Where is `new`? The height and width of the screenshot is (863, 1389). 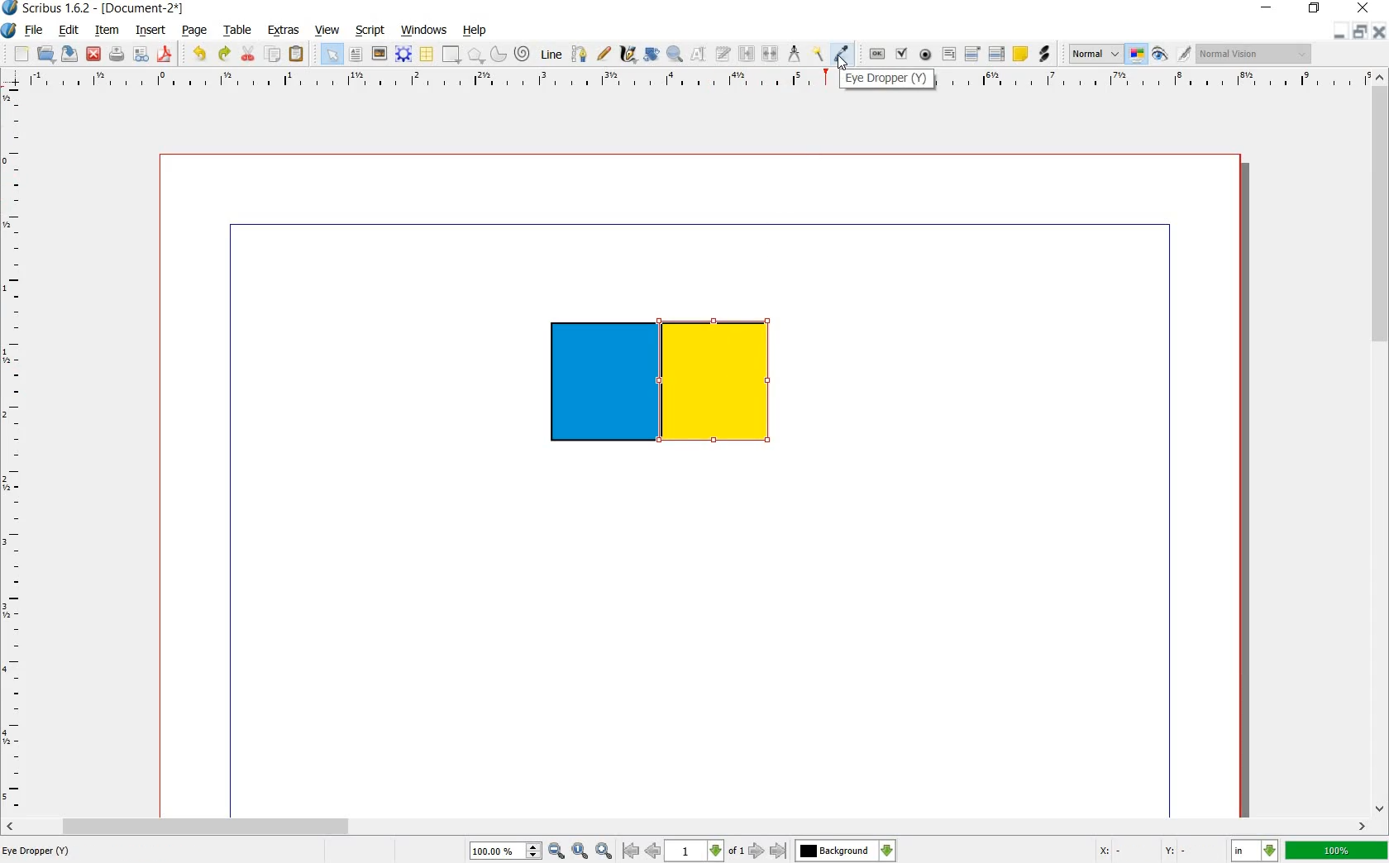
new is located at coordinates (21, 55).